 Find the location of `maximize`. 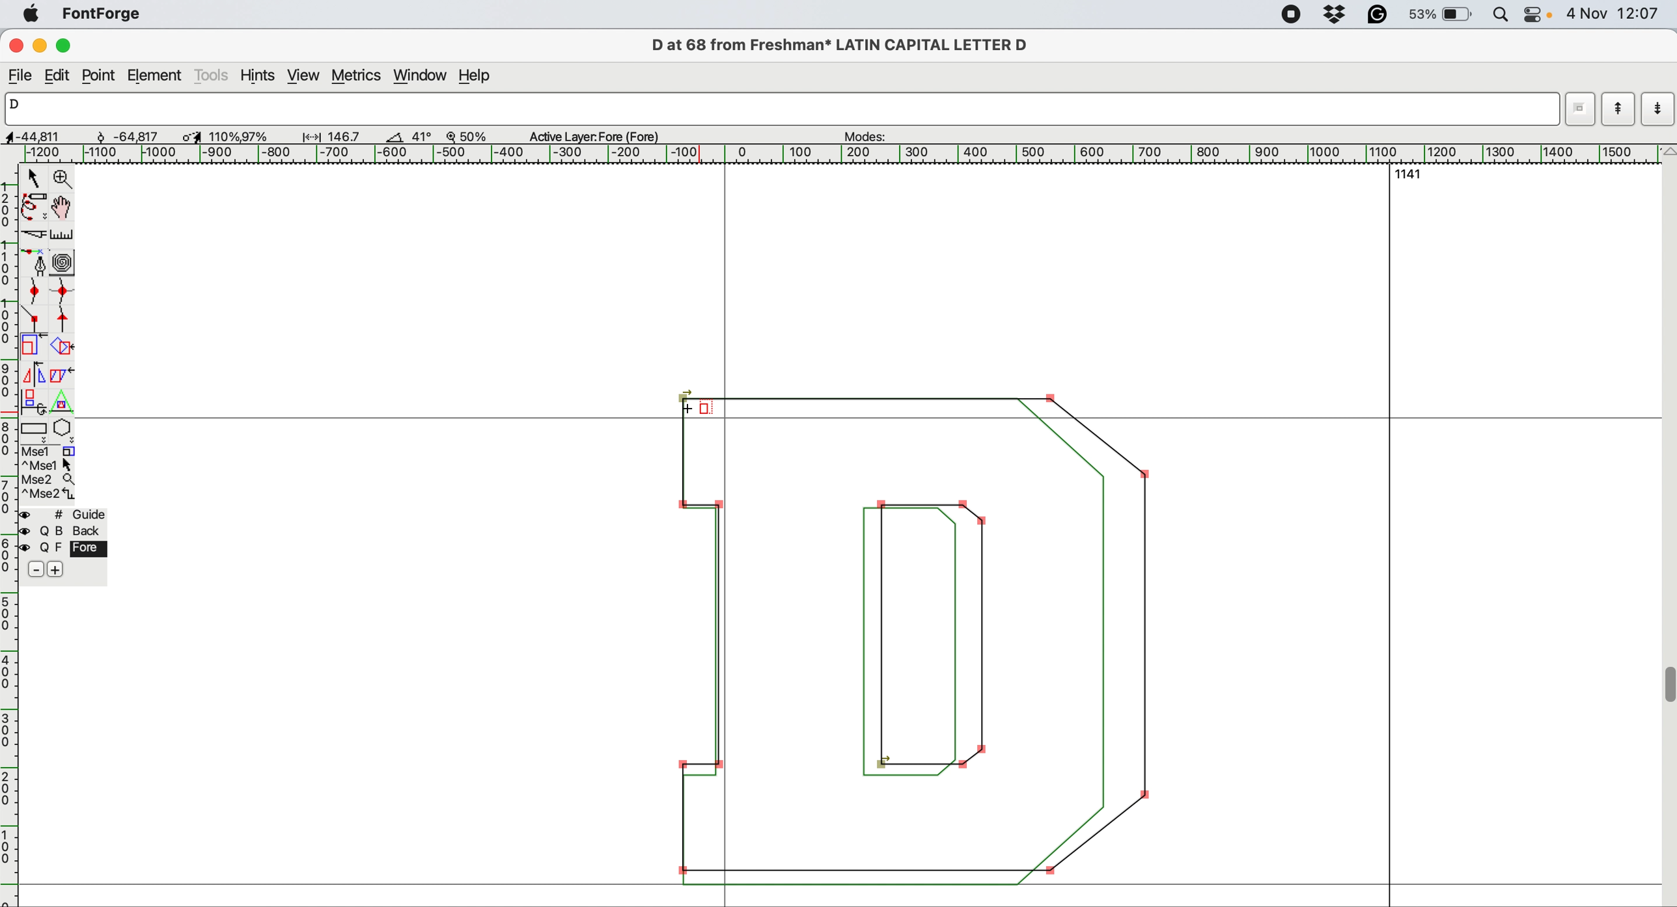

maximize is located at coordinates (68, 46).